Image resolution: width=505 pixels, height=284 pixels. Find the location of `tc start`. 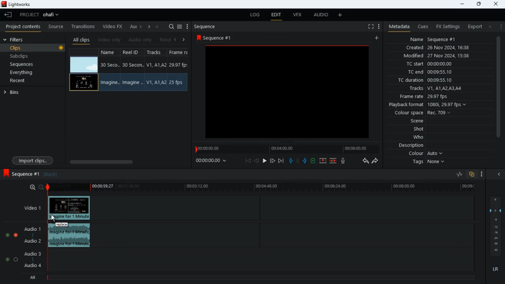

tc start is located at coordinates (430, 64).